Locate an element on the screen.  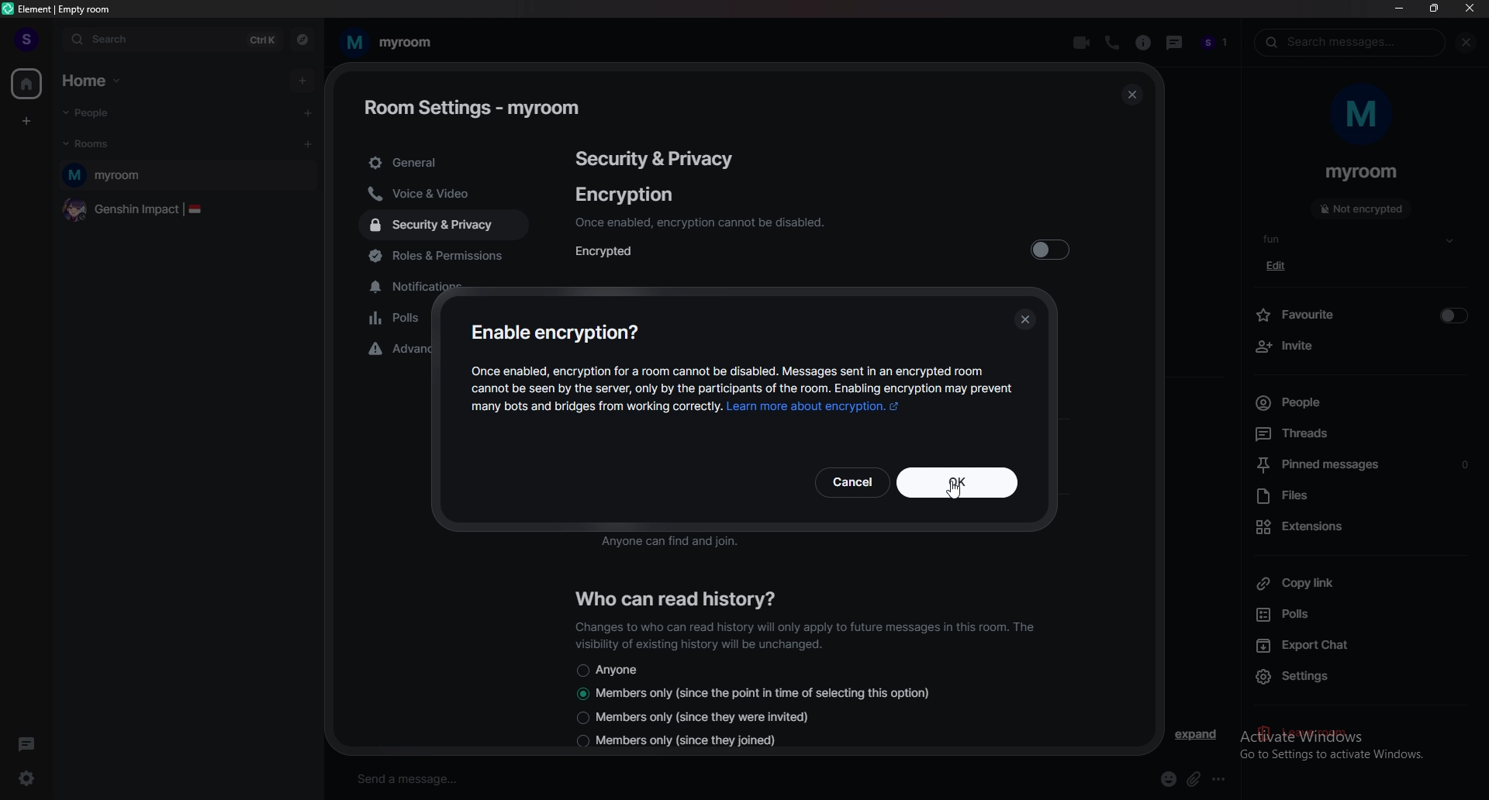
send a message is located at coordinates (477, 778).